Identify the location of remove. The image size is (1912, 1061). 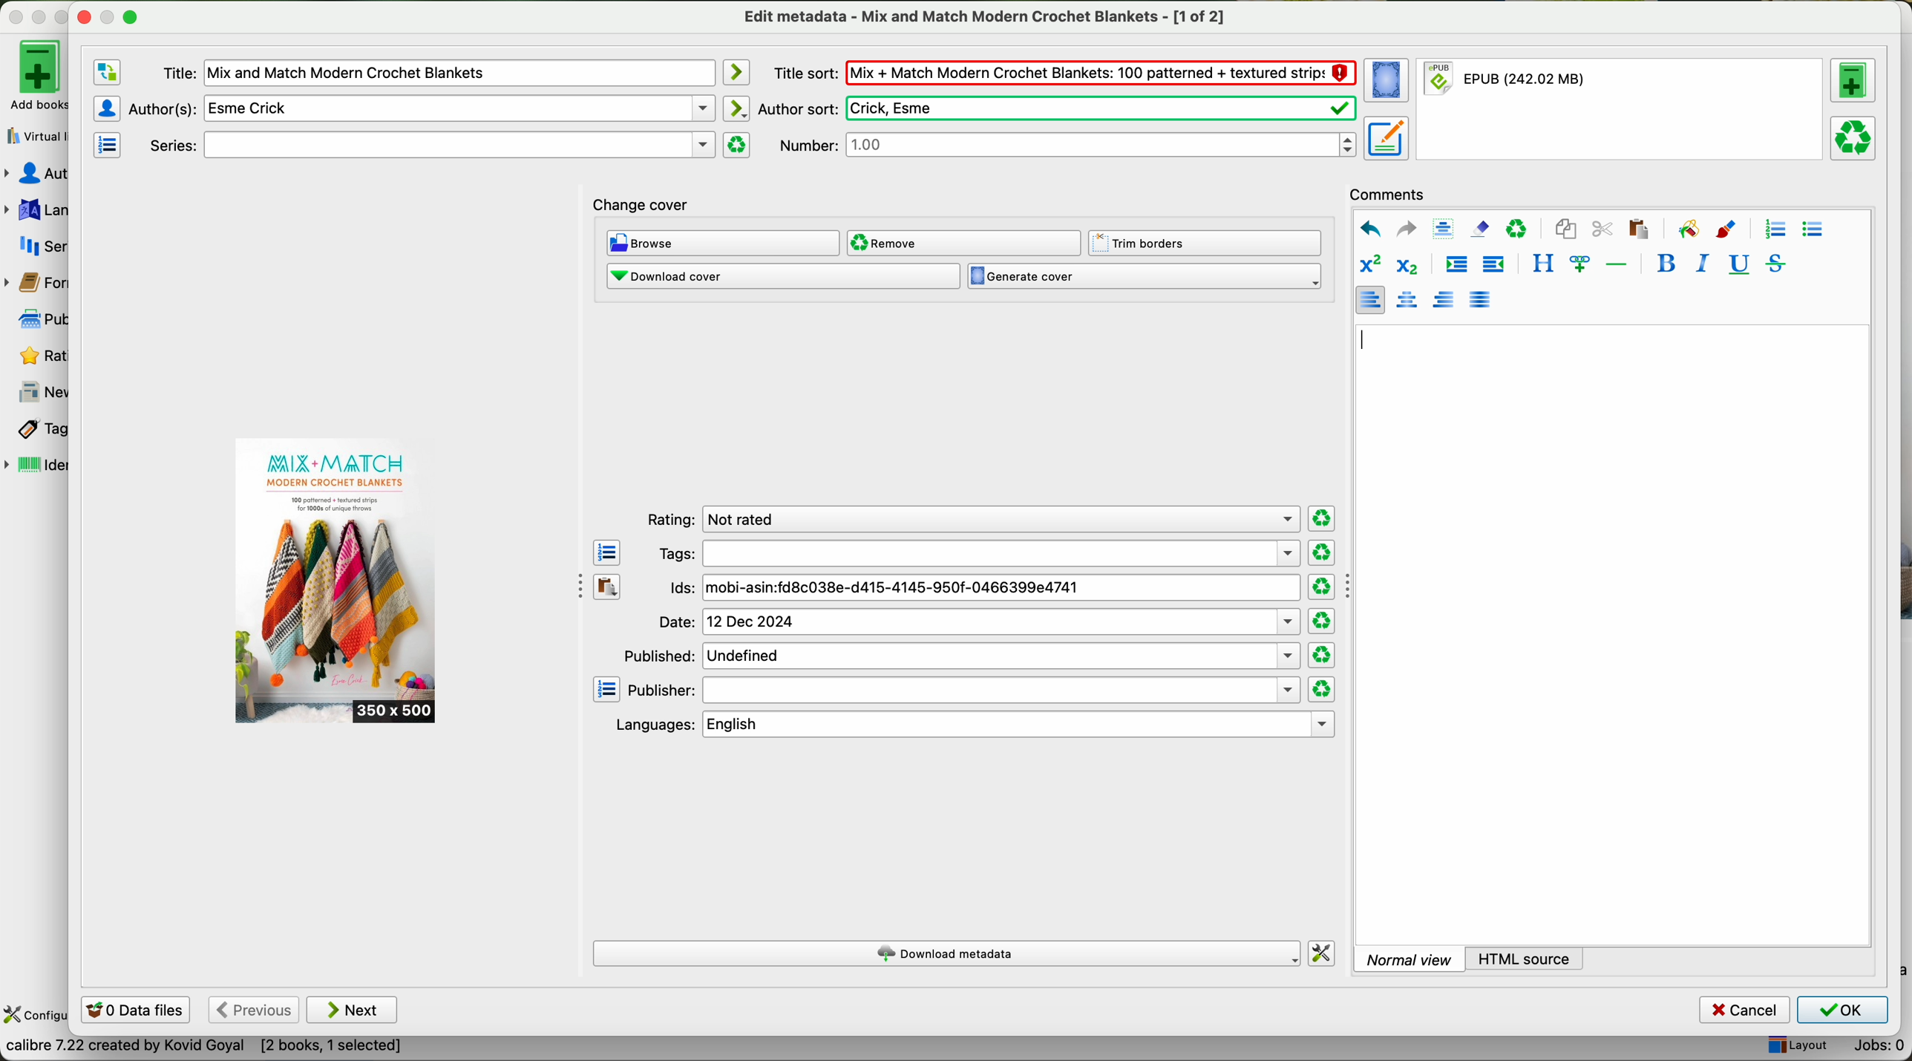
(963, 243).